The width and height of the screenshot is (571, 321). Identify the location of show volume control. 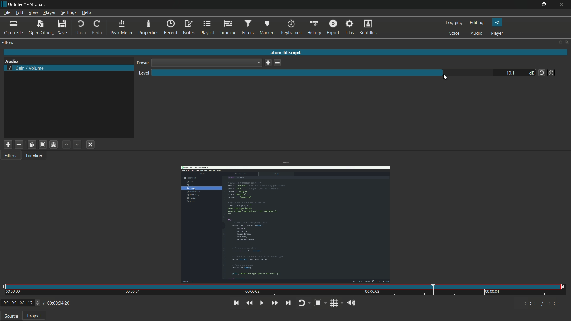
(353, 304).